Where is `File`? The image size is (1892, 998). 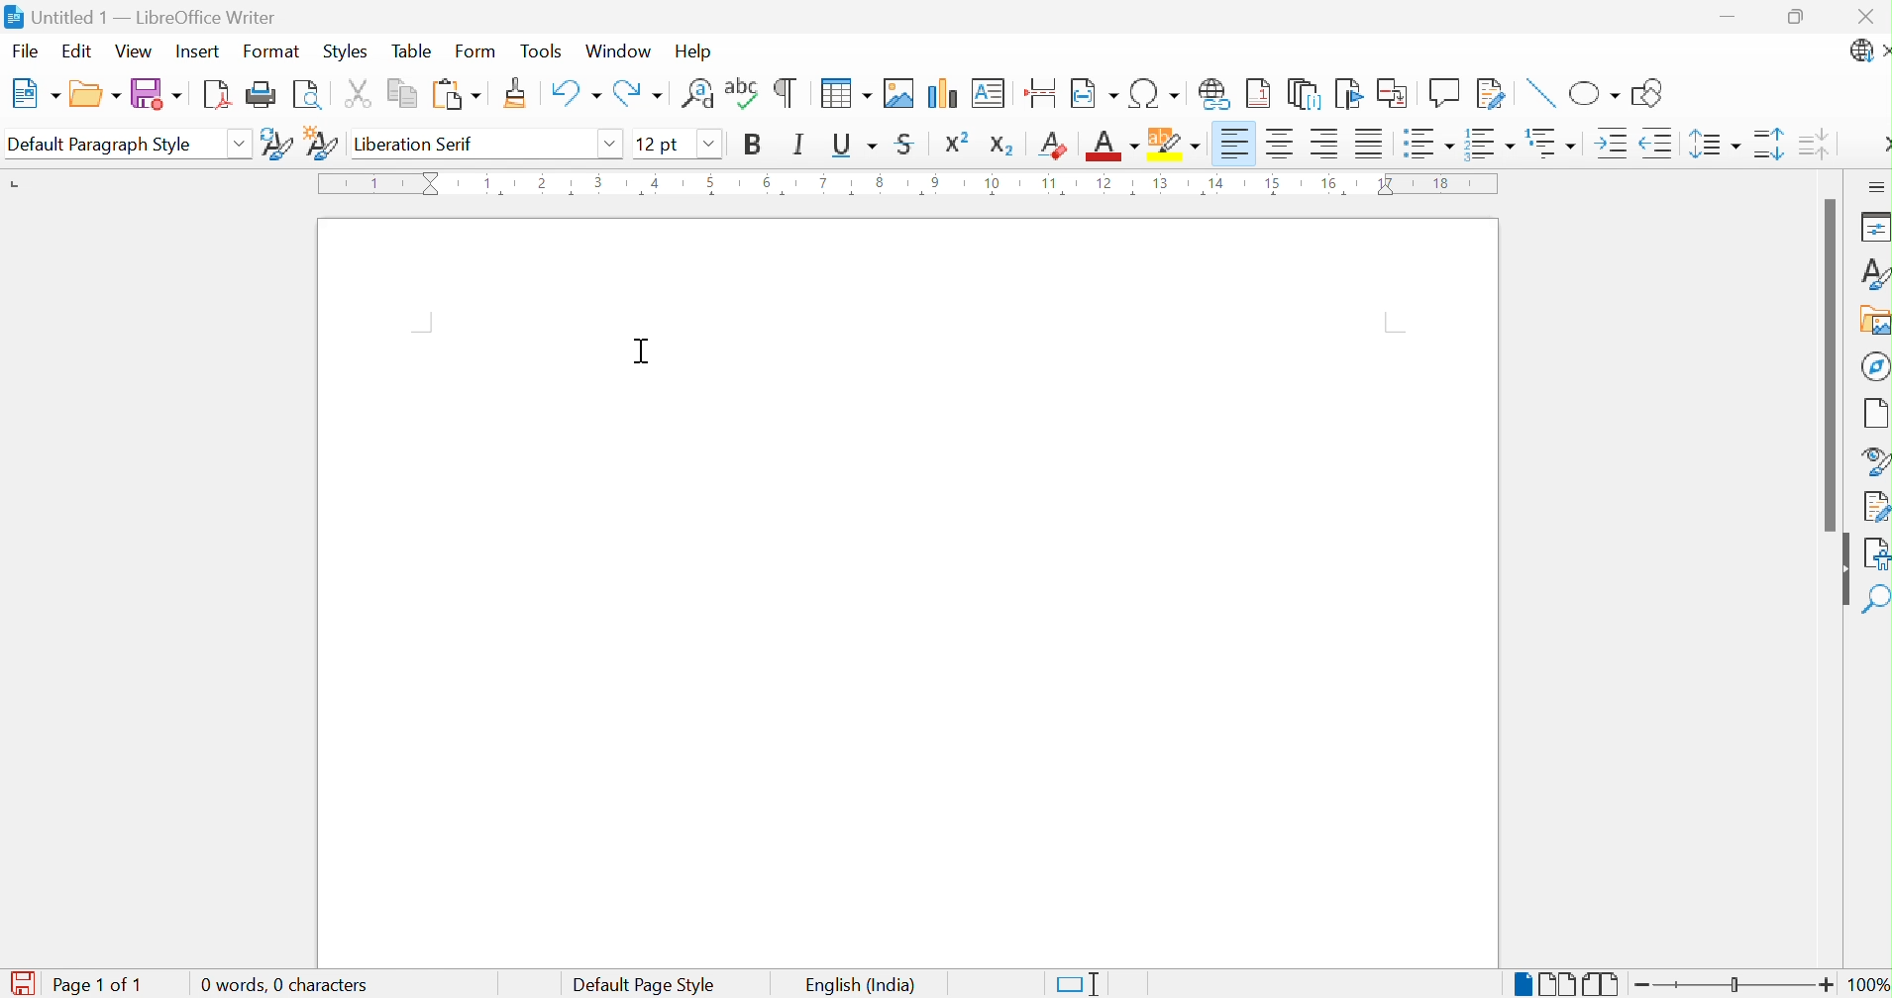 File is located at coordinates (27, 50).